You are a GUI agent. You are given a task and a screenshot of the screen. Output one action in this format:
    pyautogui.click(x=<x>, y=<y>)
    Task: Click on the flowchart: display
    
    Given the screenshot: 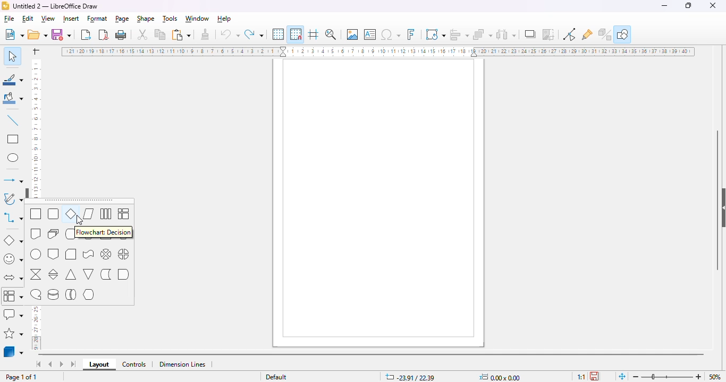 What is the action you would take?
    pyautogui.click(x=88, y=295)
    